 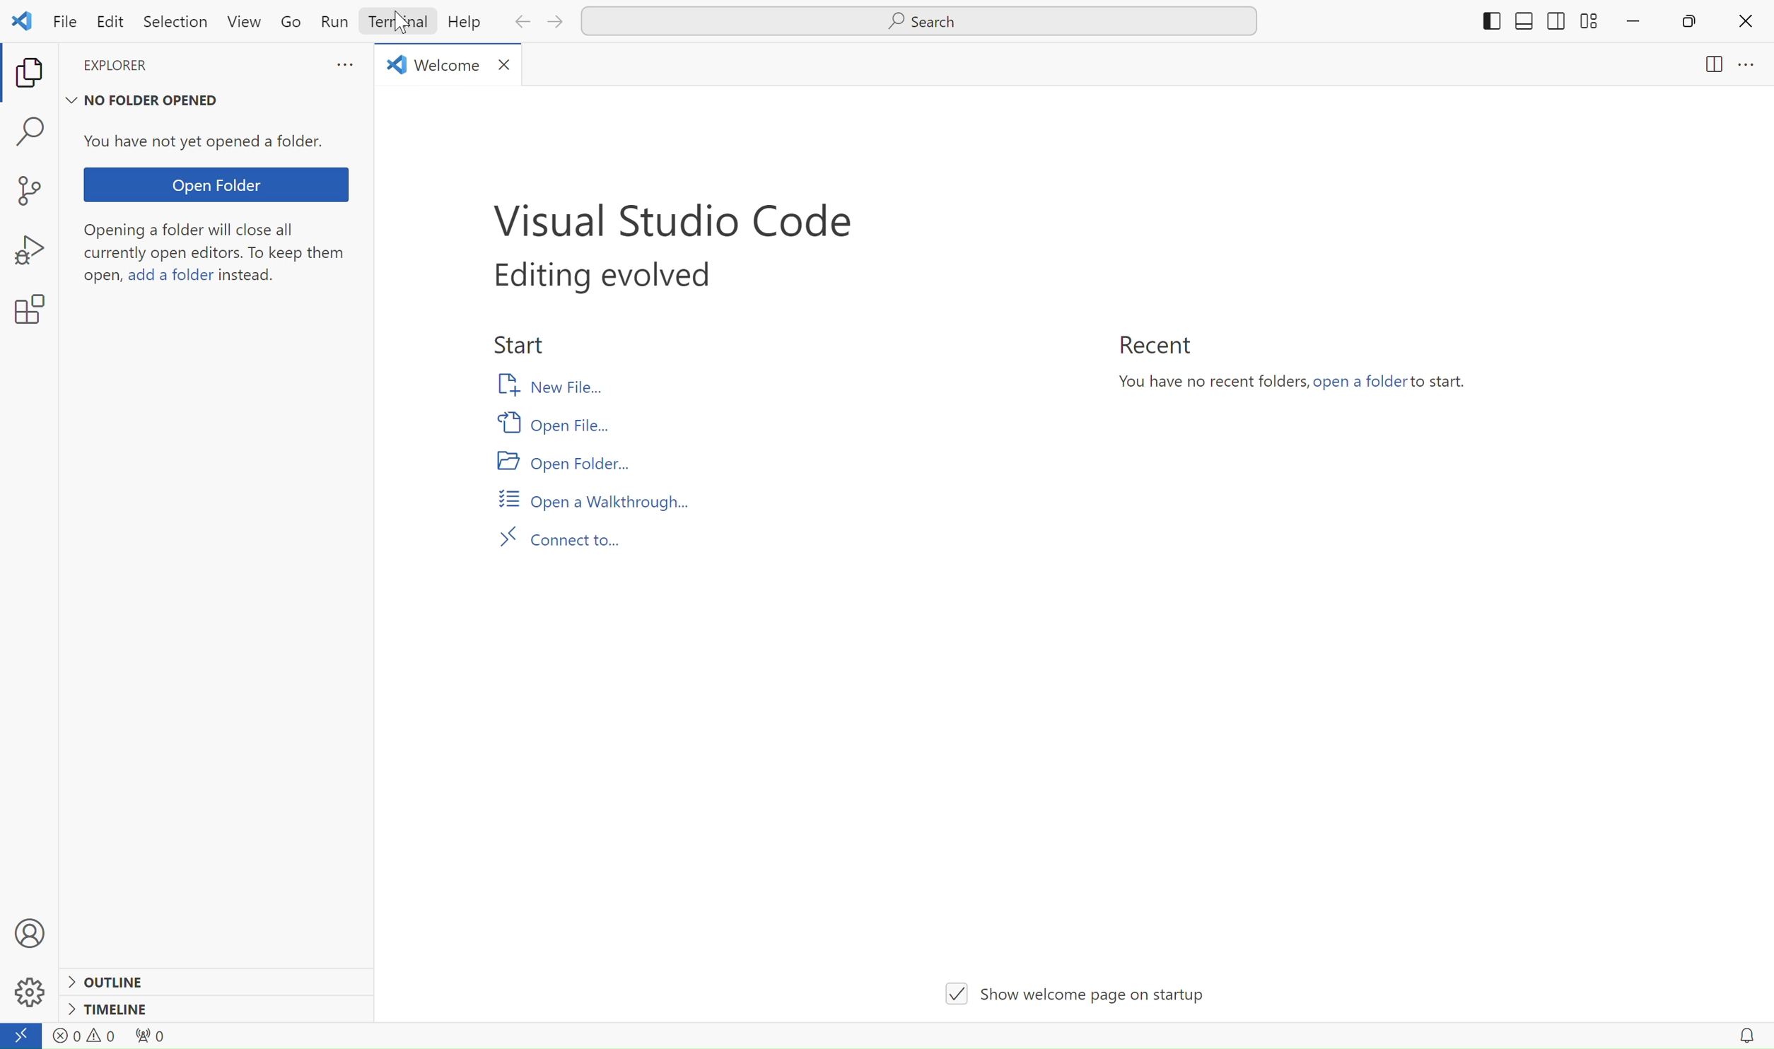 What do you see at coordinates (594, 496) in the screenshot?
I see `Open a walkthrough` at bounding box center [594, 496].